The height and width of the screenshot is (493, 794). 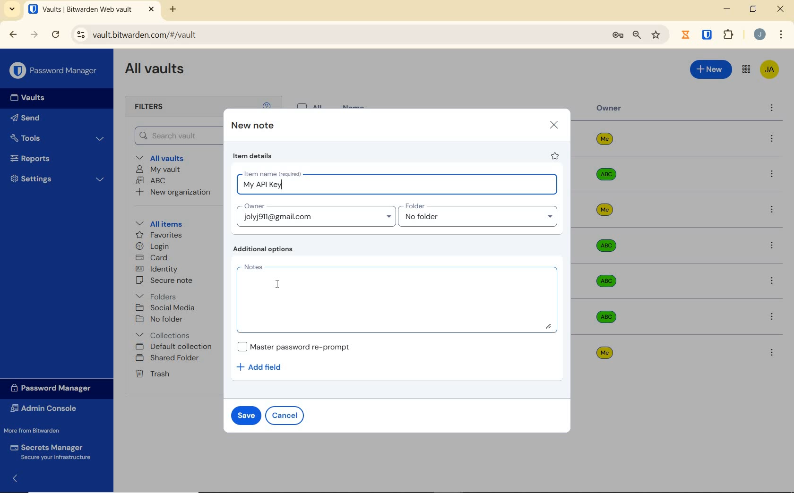 I want to click on toggle between admin console and password manager, so click(x=745, y=69).